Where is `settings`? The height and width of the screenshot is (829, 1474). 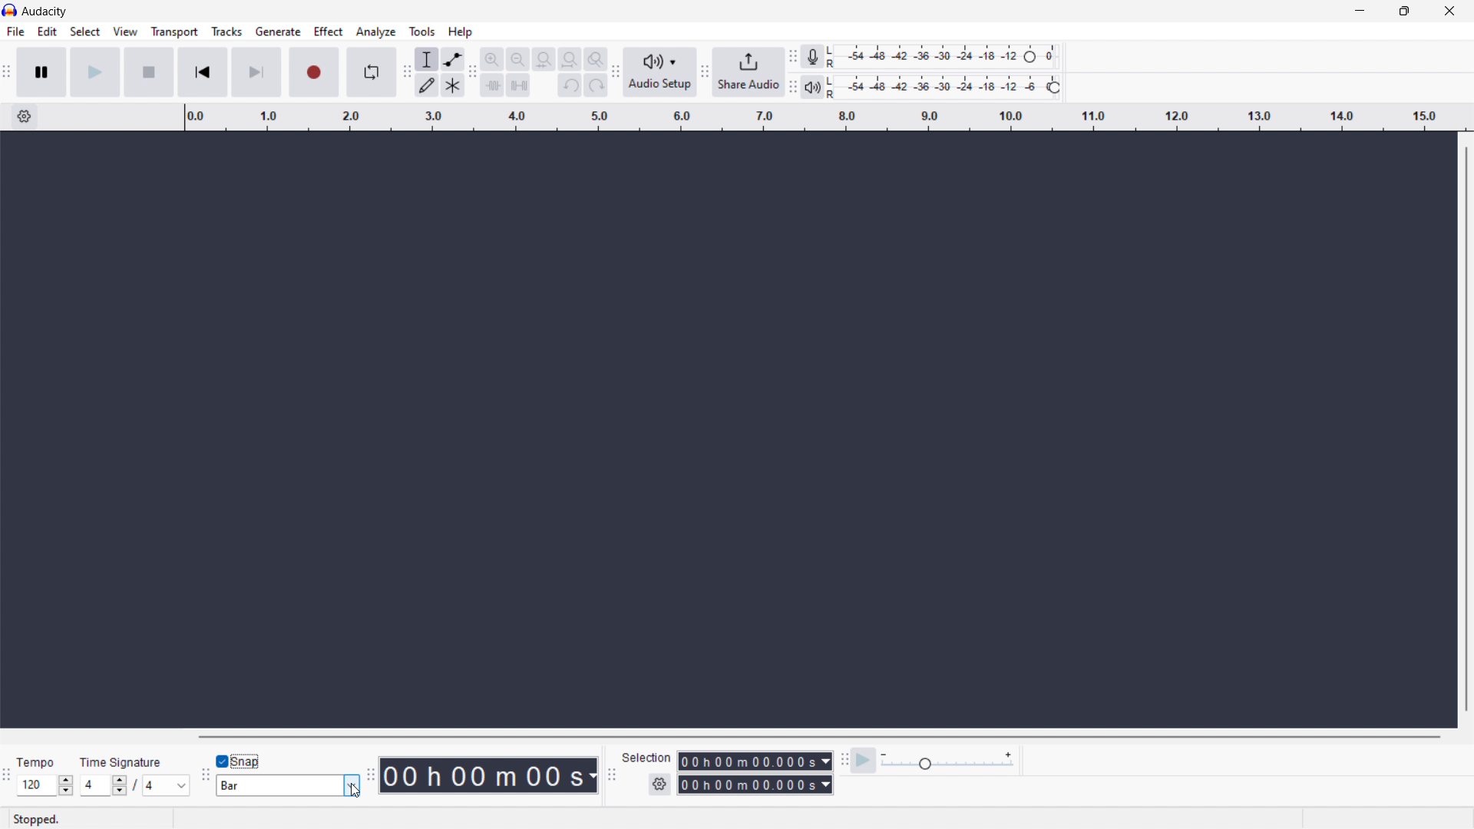 settings is located at coordinates (659, 784).